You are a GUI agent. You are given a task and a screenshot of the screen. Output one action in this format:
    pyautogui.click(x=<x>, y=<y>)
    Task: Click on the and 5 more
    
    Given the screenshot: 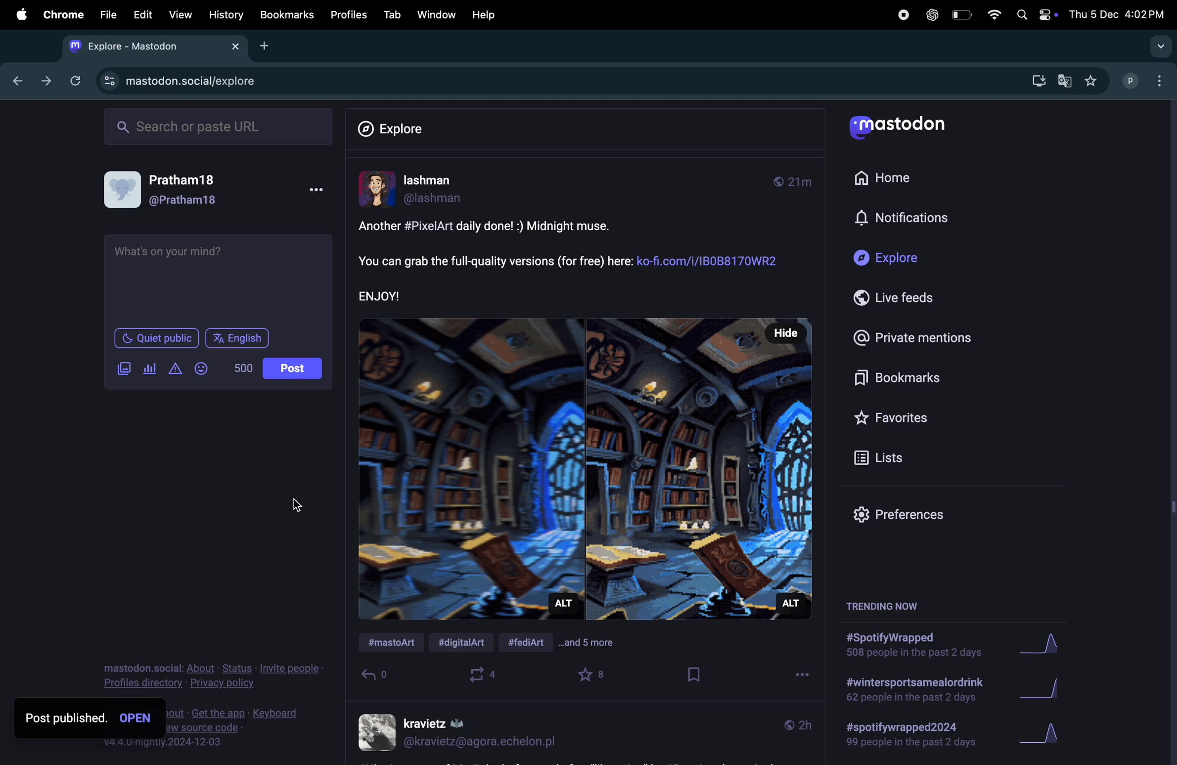 What is the action you would take?
    pyautogui.click(x=596, y=645)
    